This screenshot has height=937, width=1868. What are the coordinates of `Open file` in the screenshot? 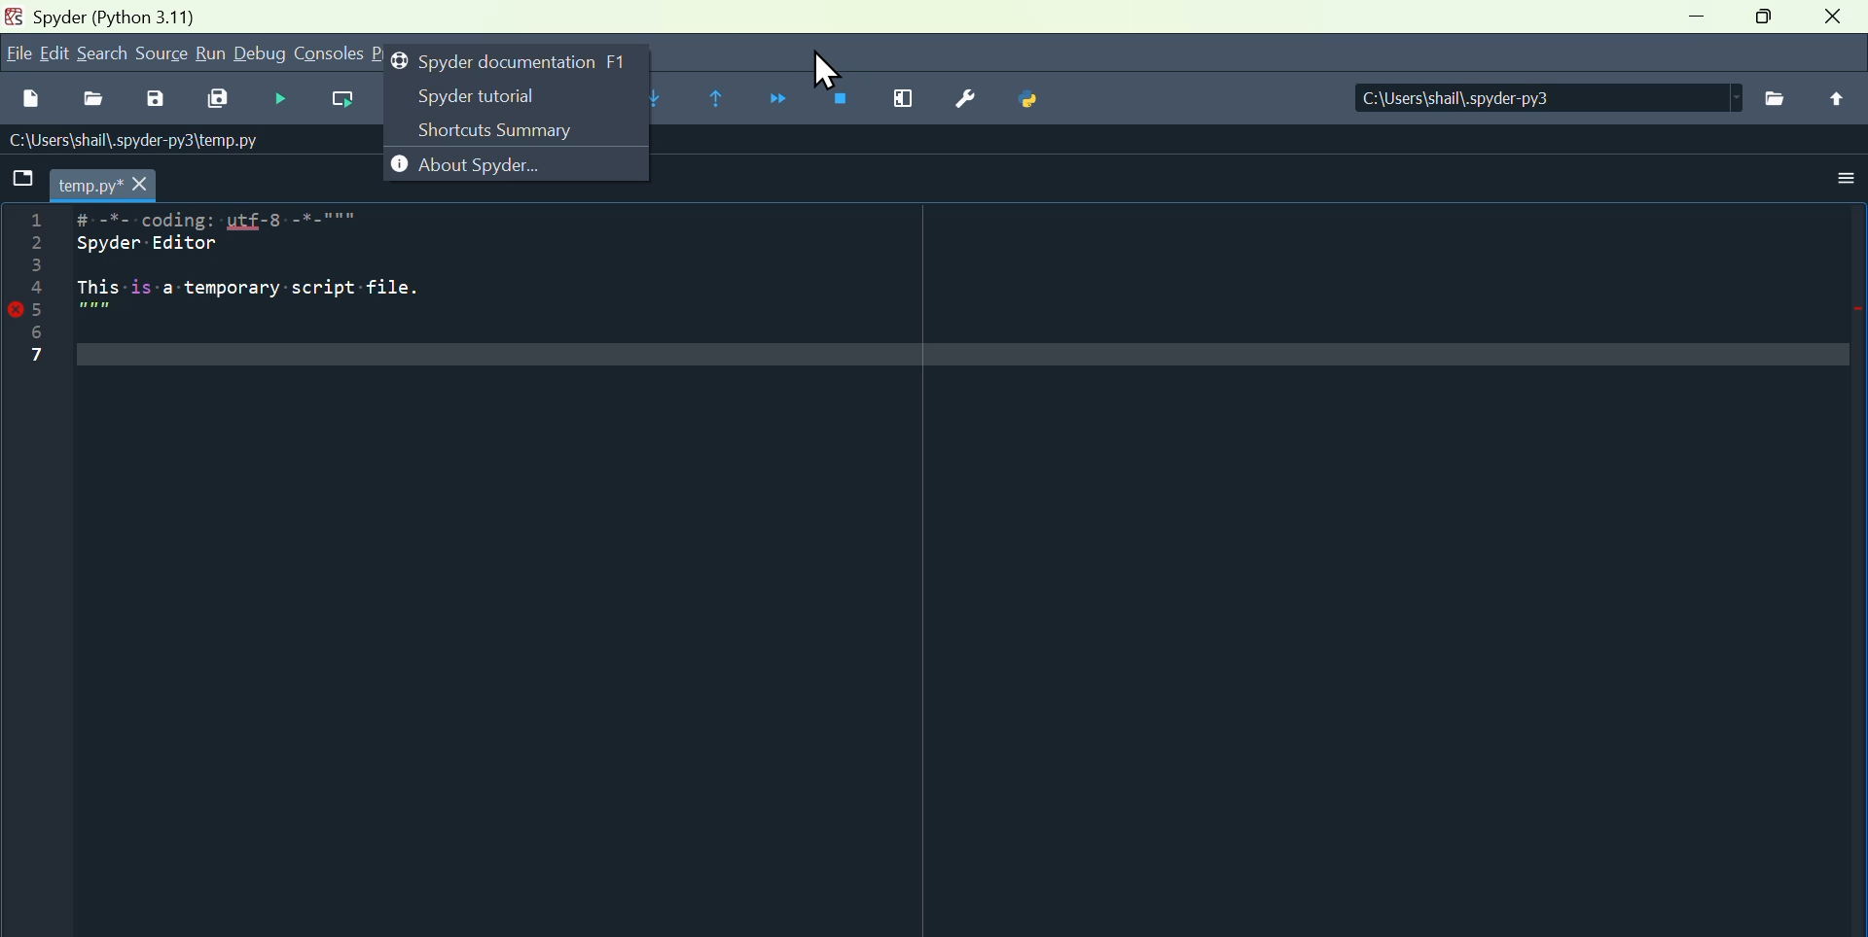 It's located at (93, 101).